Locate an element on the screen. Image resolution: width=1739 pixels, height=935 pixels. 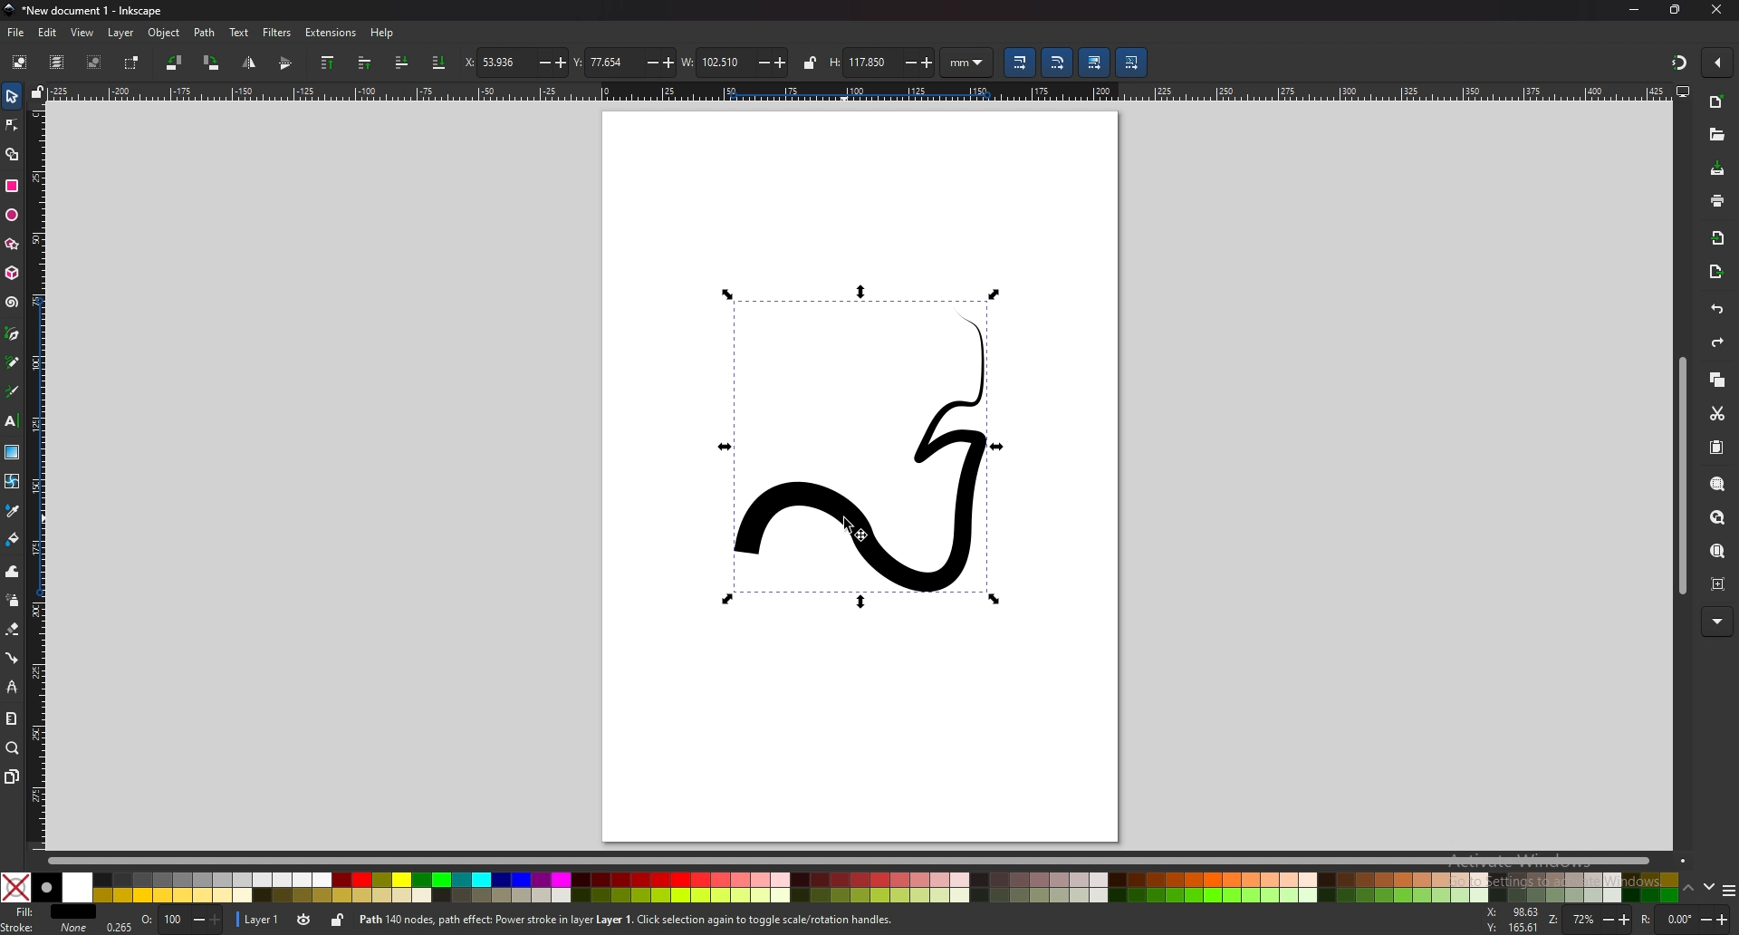
zoom page is located at coordinates (1717, 552).